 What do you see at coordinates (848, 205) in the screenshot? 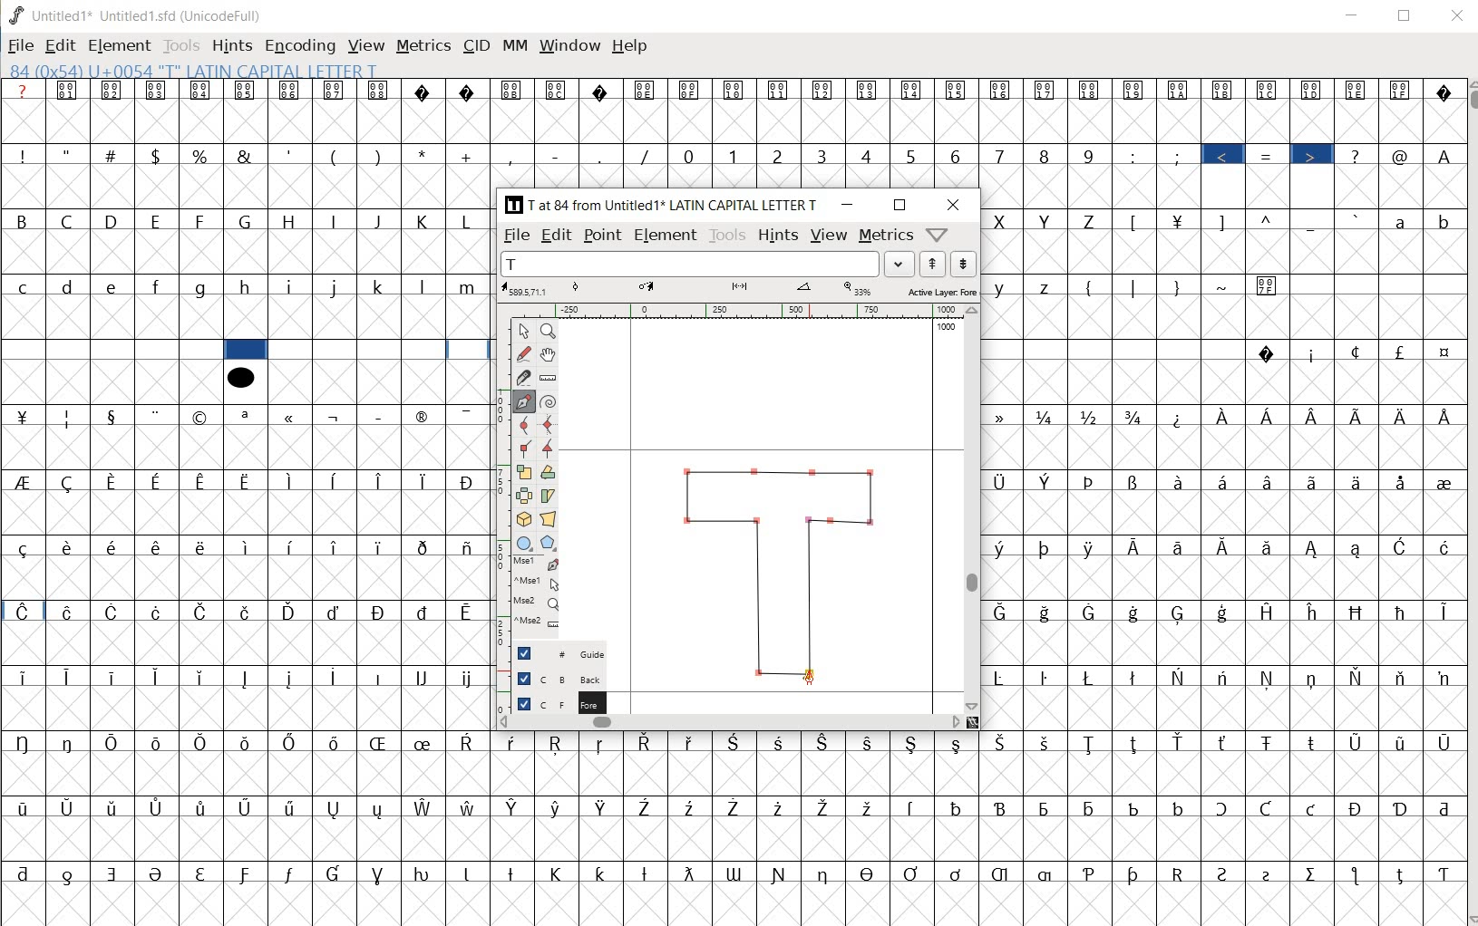
I see `minimize` at bounding box center [848, 205].